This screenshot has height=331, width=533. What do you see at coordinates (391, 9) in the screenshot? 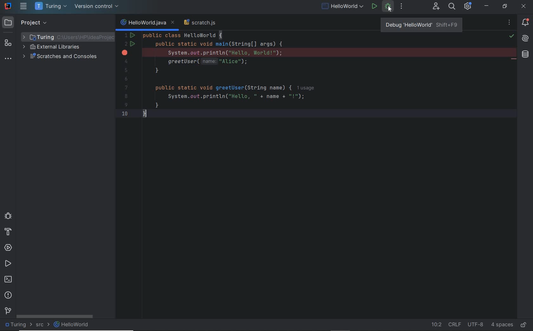
I see `cursor` at bounding box center [391, 9].